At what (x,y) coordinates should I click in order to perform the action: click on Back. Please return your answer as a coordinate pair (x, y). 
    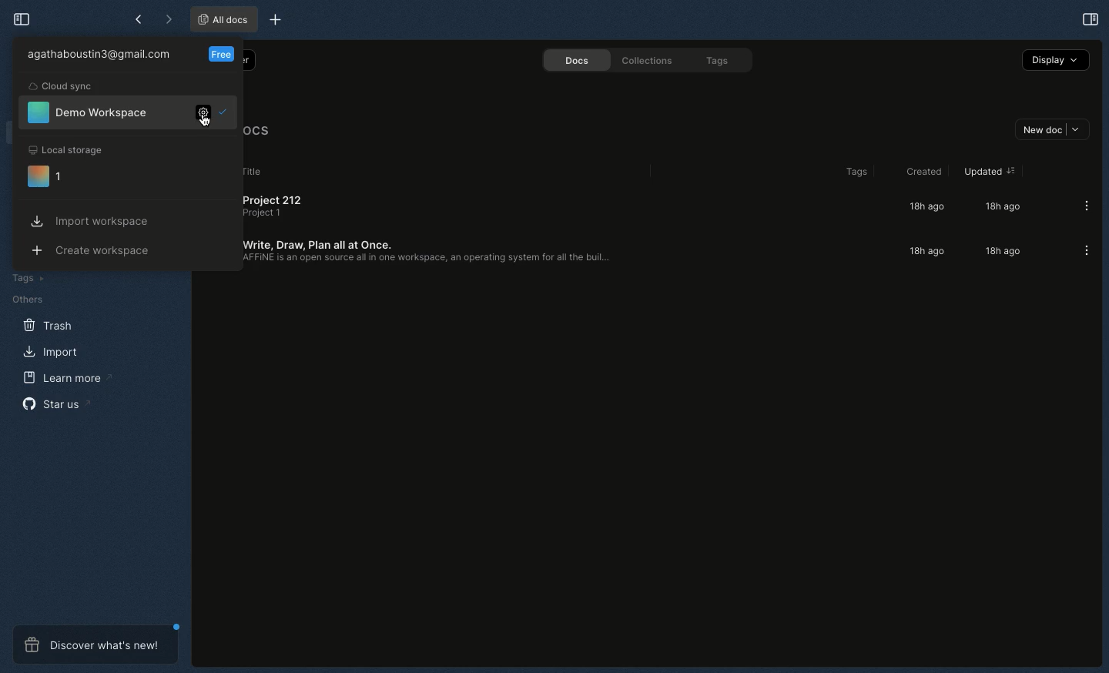
    Looking at the image, I should click on (138, 18).